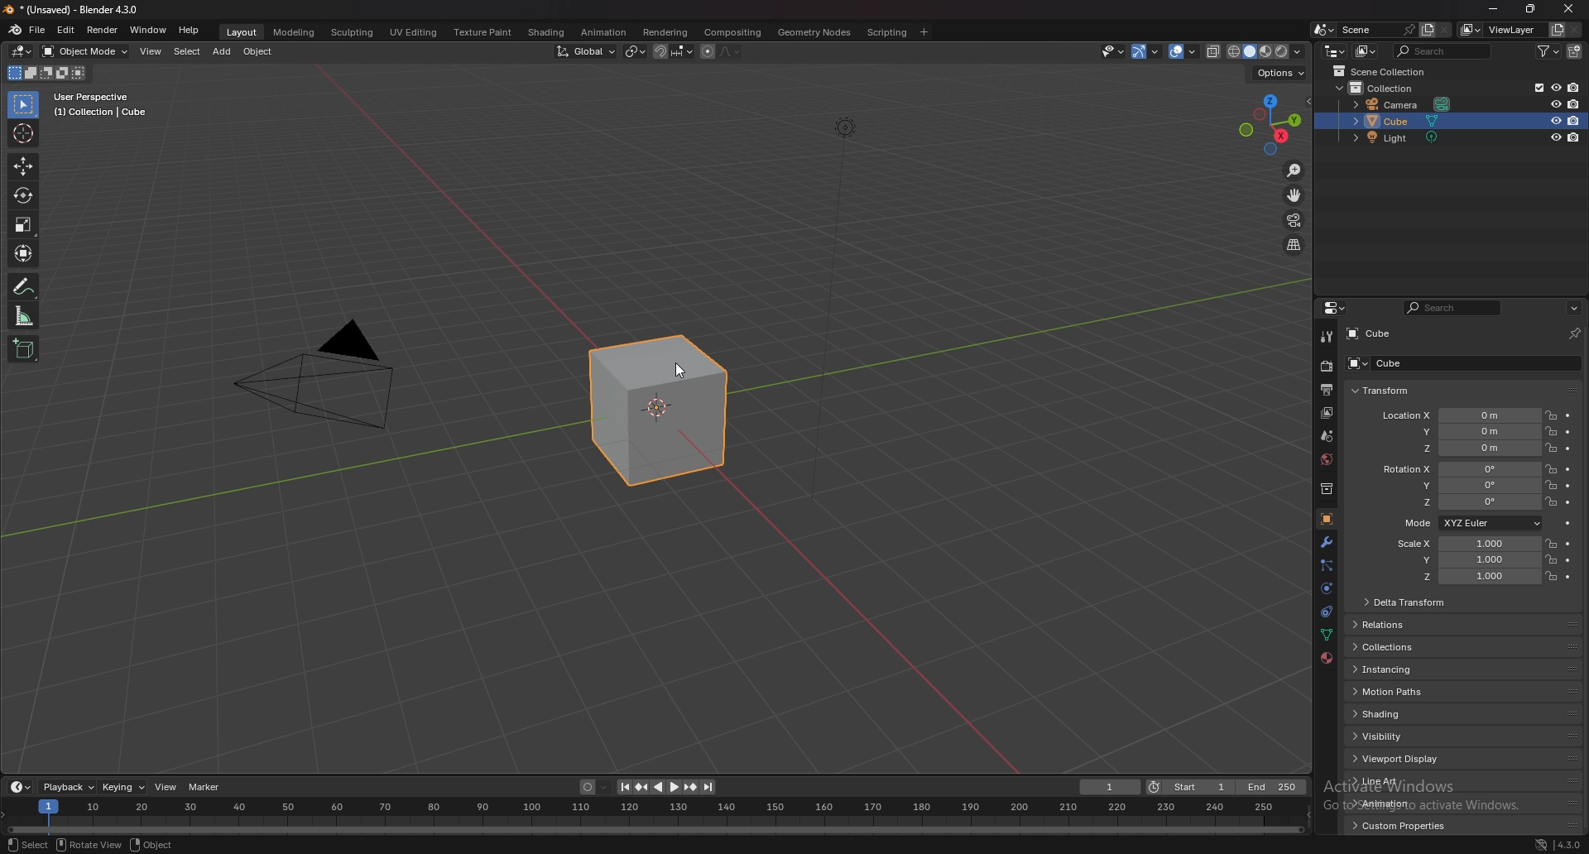 The height and width of the screenshot is (854, 1589). What do you see at coordinates (1464, 484) in the screenshot?
I see `rotation y` at bounding box center [1464, 484].